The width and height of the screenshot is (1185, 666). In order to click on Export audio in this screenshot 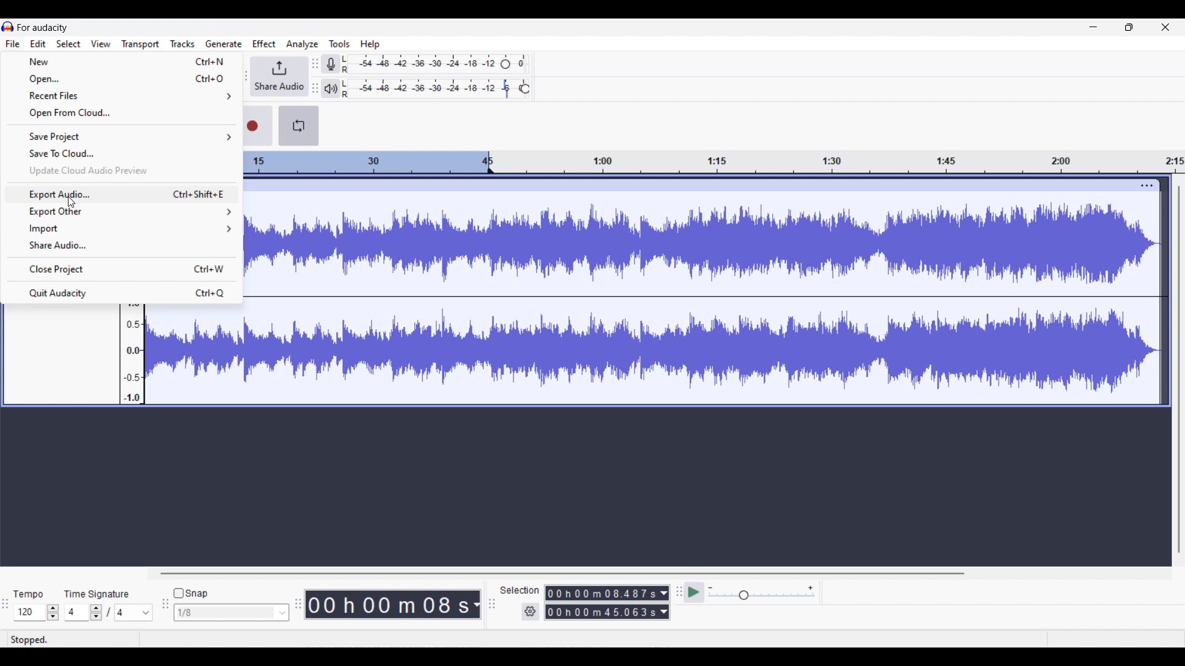, I will do `click(123, 195)`.